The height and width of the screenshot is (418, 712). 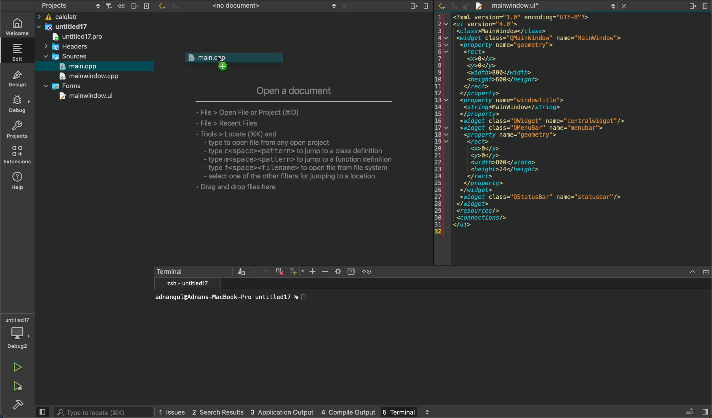 I want to click on projects, so click(x=70, y=6).